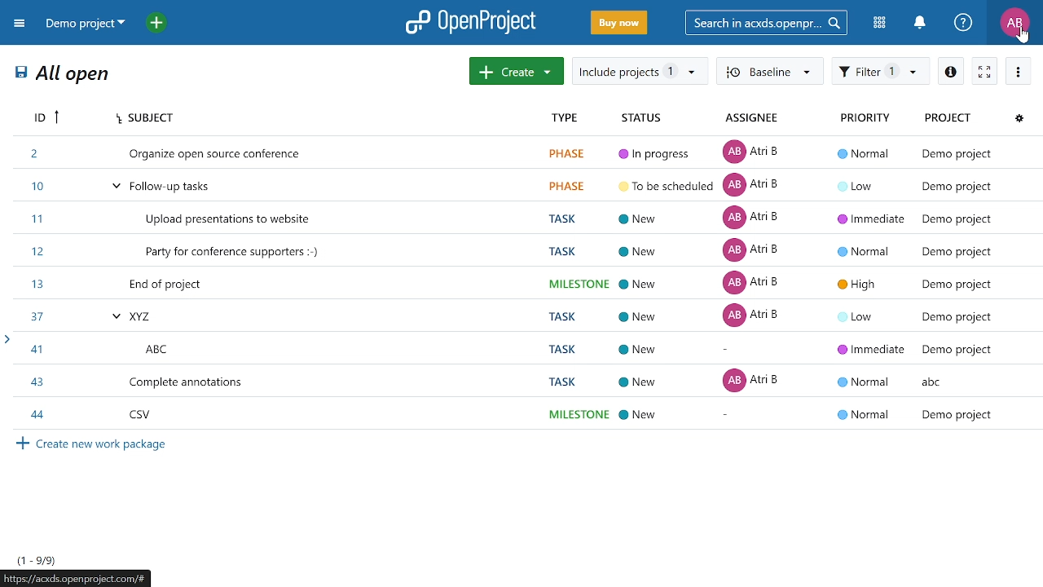  I want to click on type, so click(572, 118).